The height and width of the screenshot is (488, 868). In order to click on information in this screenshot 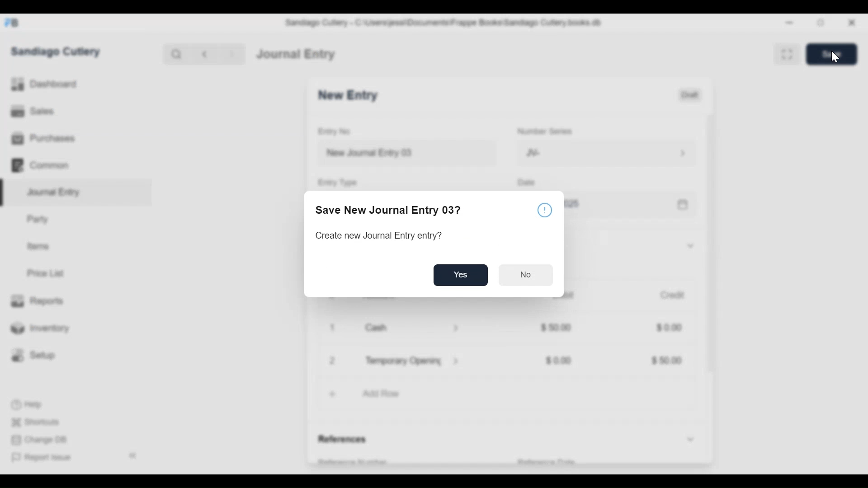, I will do `click(544, 209)`.